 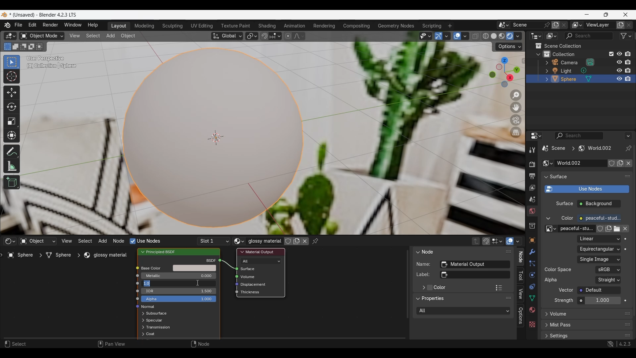 What do you see at coordinates (599, 218) in the screenshot?
I see `Color of the emitted light` at bounding box center [599, 218].